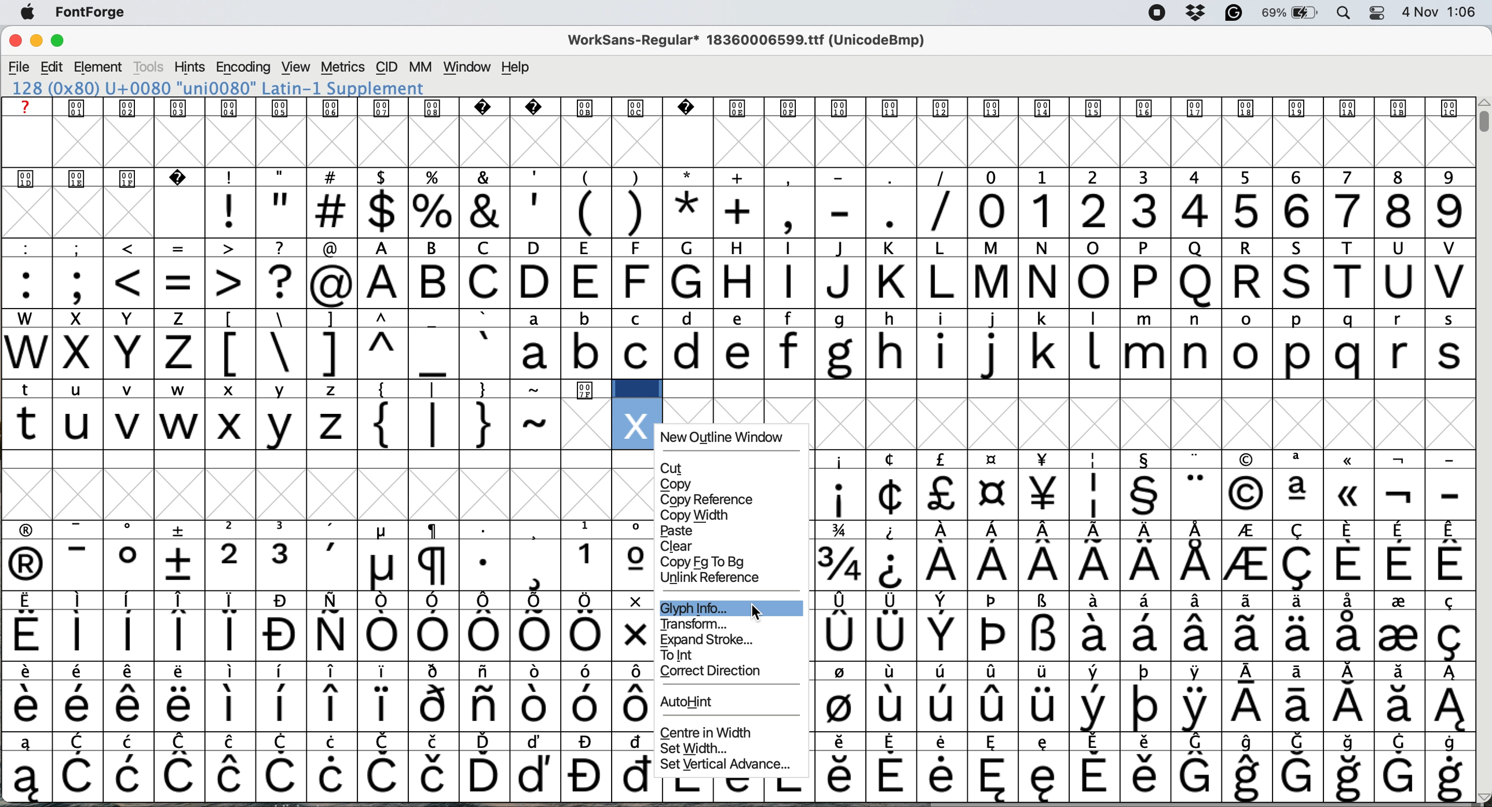 The image size is (1492, 807). I want to click on special characters, so click(1138, 495).